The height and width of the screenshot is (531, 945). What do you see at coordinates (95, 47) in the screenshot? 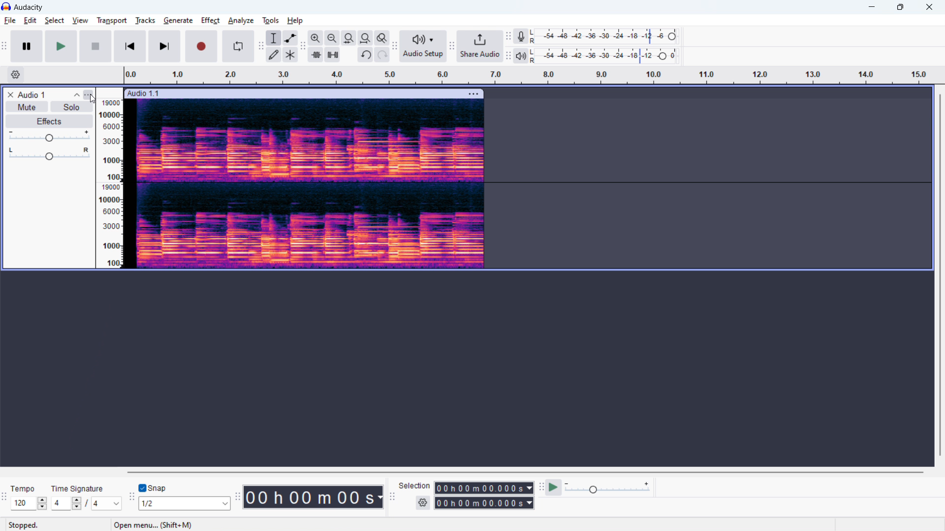
I see `stop` at bounding box center [95, 47].